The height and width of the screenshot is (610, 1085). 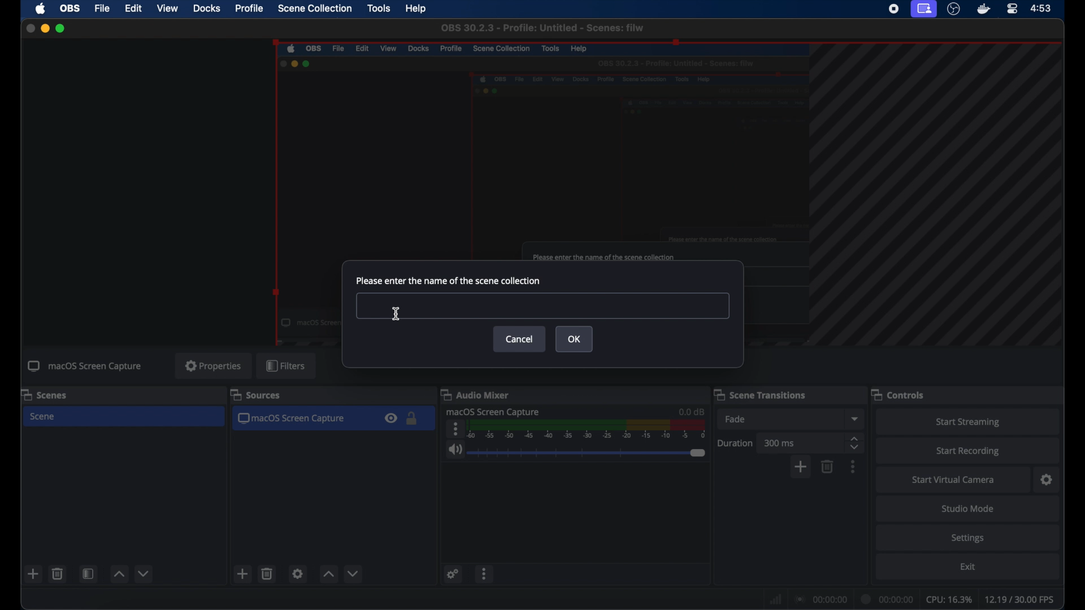 I want to click on decrement, so click(x=144, y=573).